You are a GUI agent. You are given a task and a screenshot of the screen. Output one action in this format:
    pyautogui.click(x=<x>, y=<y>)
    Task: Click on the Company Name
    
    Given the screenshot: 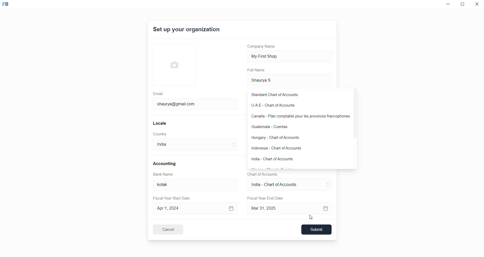 What is the action you would take?
    pyautogui.click(x=263, y=47)
    